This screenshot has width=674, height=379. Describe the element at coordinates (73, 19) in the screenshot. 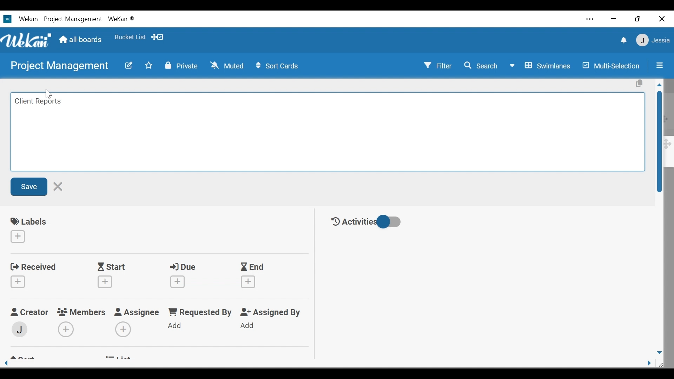

I see `Board Title` at that location.